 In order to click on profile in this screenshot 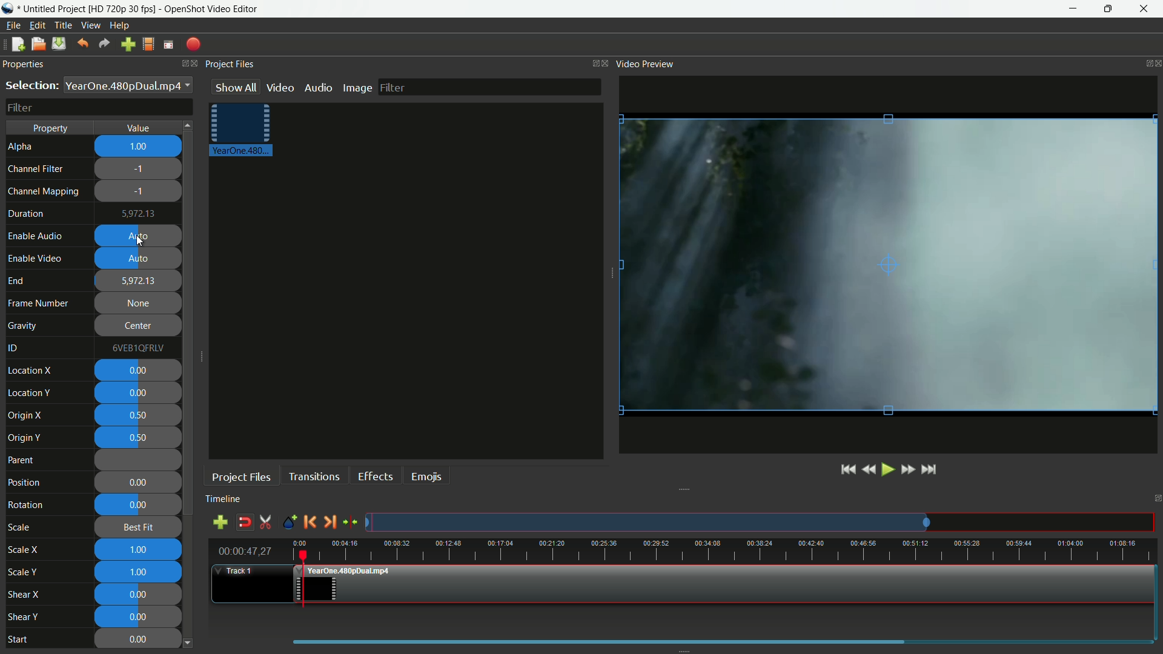, I will do `click(121, 8)`.